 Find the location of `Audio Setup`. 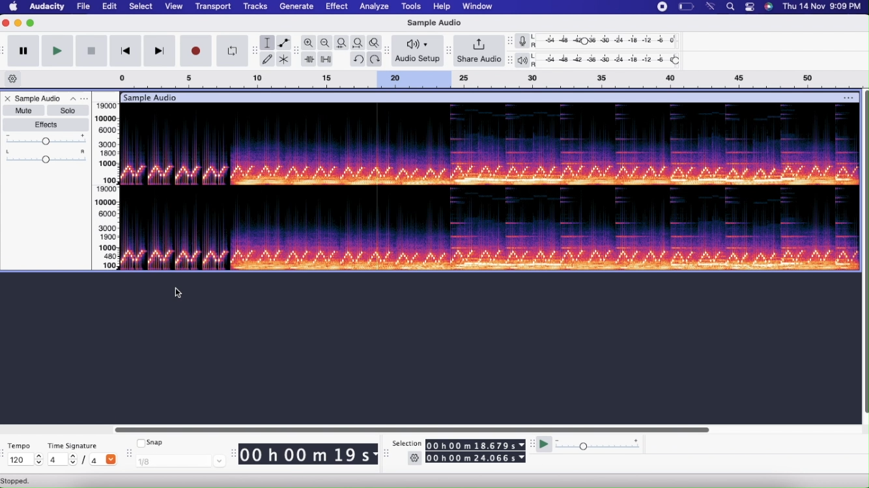

Audio Setup is located at coordinates (418, 52).